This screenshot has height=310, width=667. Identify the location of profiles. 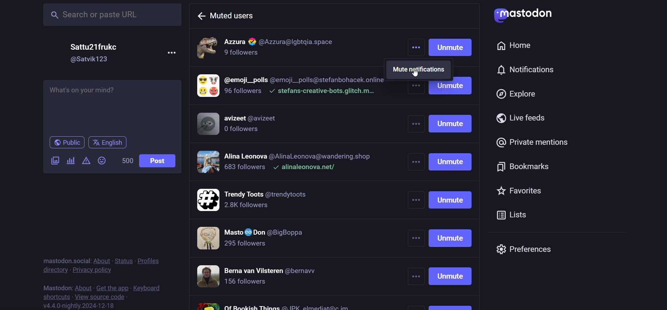
(148, 262).